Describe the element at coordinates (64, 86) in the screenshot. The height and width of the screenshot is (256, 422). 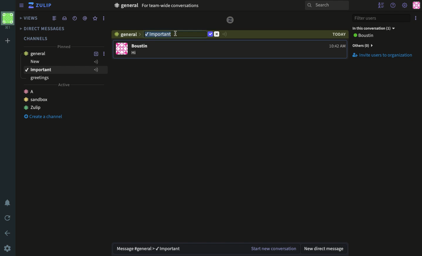
I see `Active` at that location.